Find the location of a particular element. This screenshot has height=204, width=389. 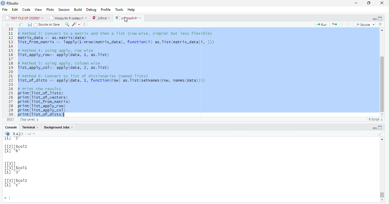

Full Height is located at coordinates (381, 127).